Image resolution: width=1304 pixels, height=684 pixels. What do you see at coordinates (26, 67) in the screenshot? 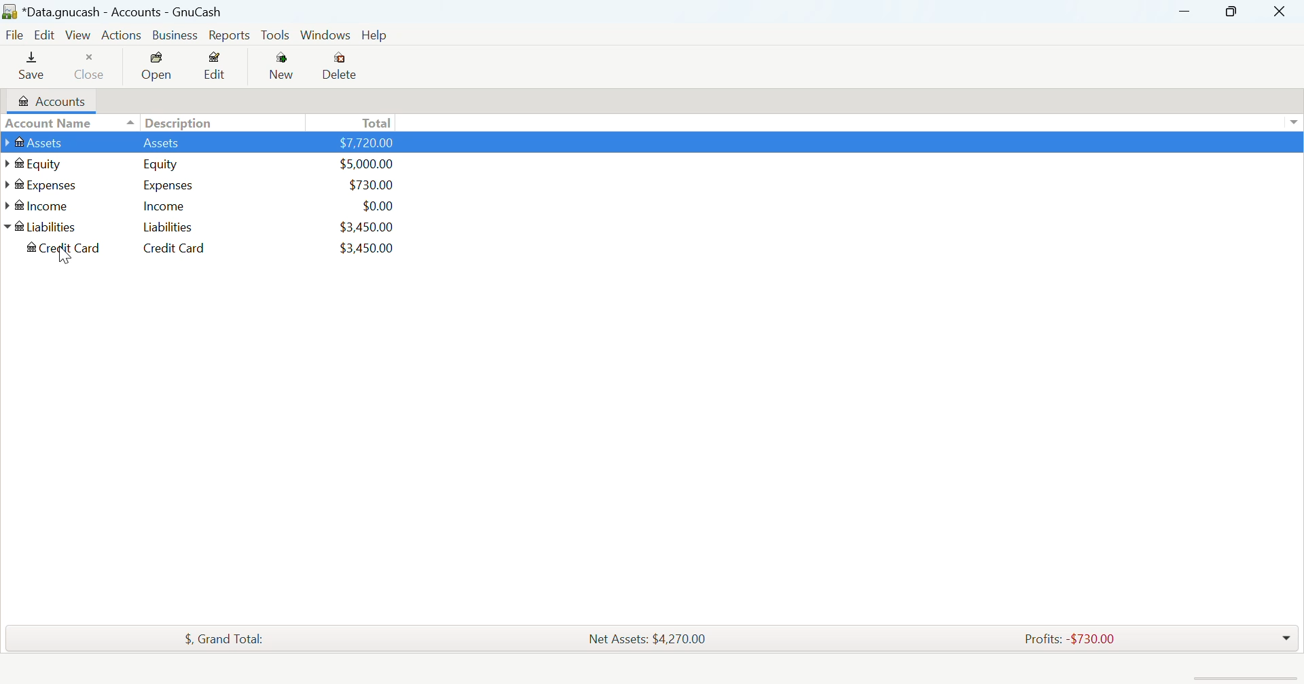
I see `Save` at bounding box center [26, 67].